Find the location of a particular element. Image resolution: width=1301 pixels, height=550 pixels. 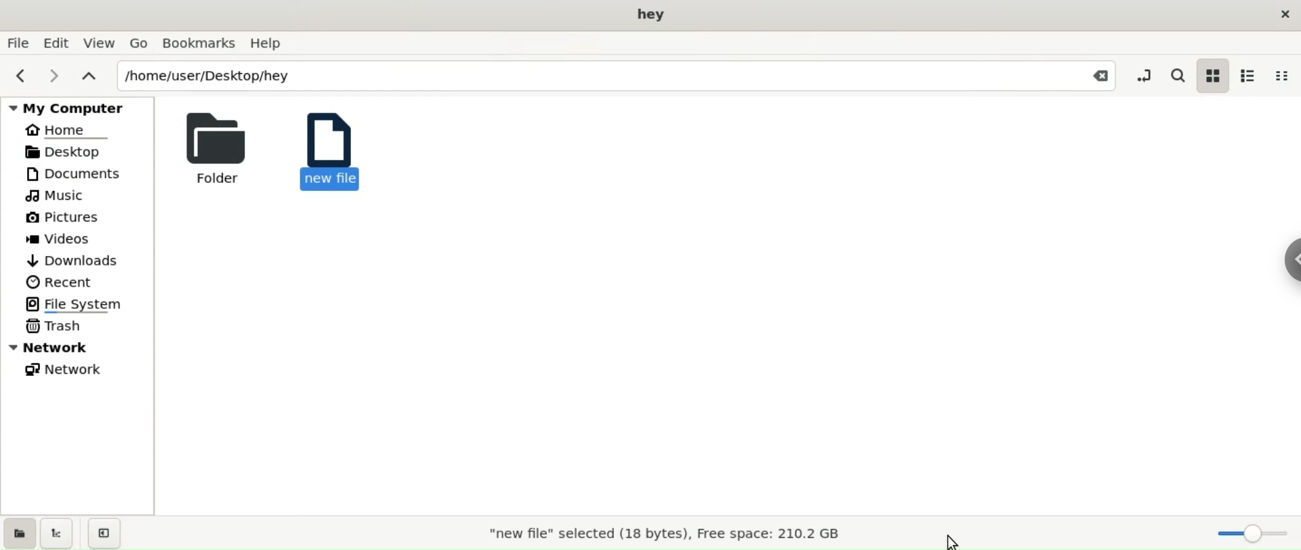

list view is located at coordinates (1248, 74).